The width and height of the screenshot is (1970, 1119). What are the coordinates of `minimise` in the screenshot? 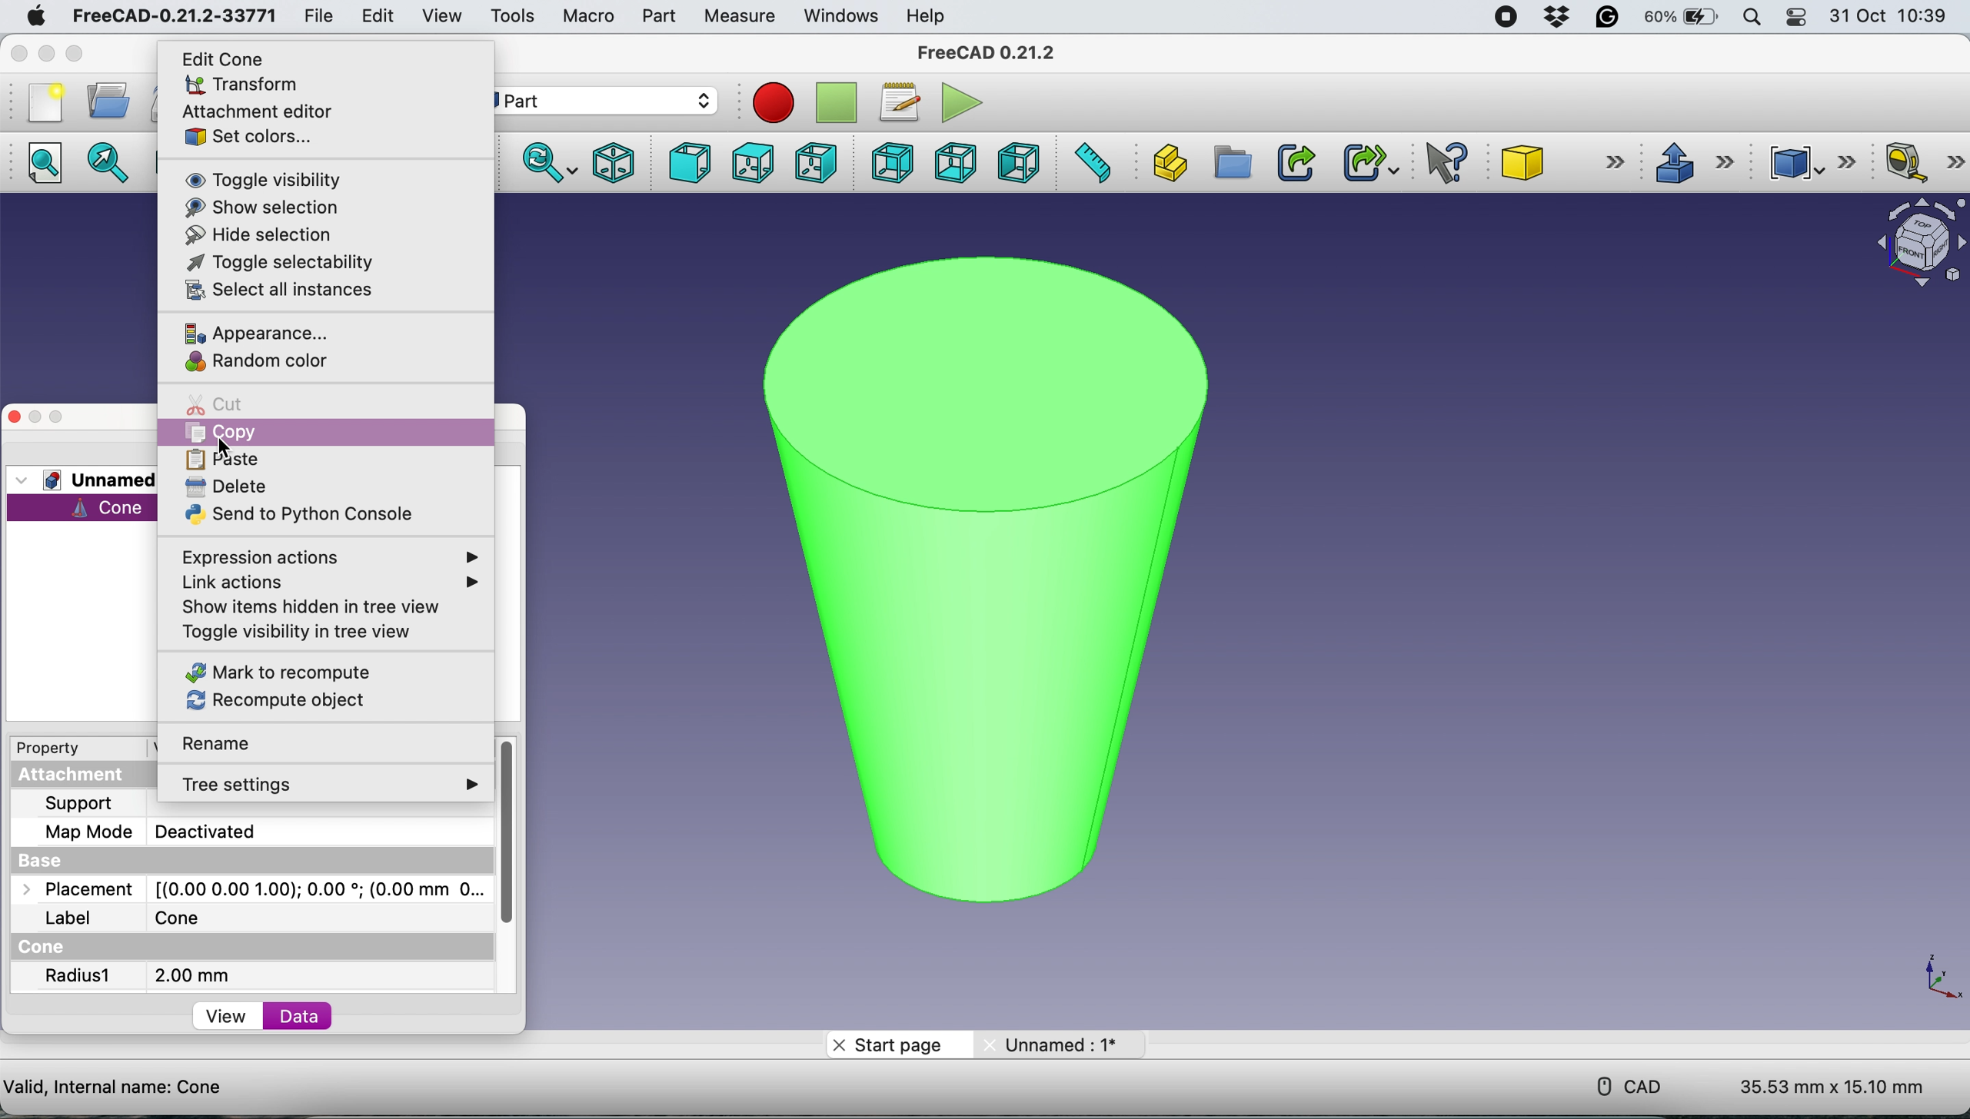 It's located at (35, 414).